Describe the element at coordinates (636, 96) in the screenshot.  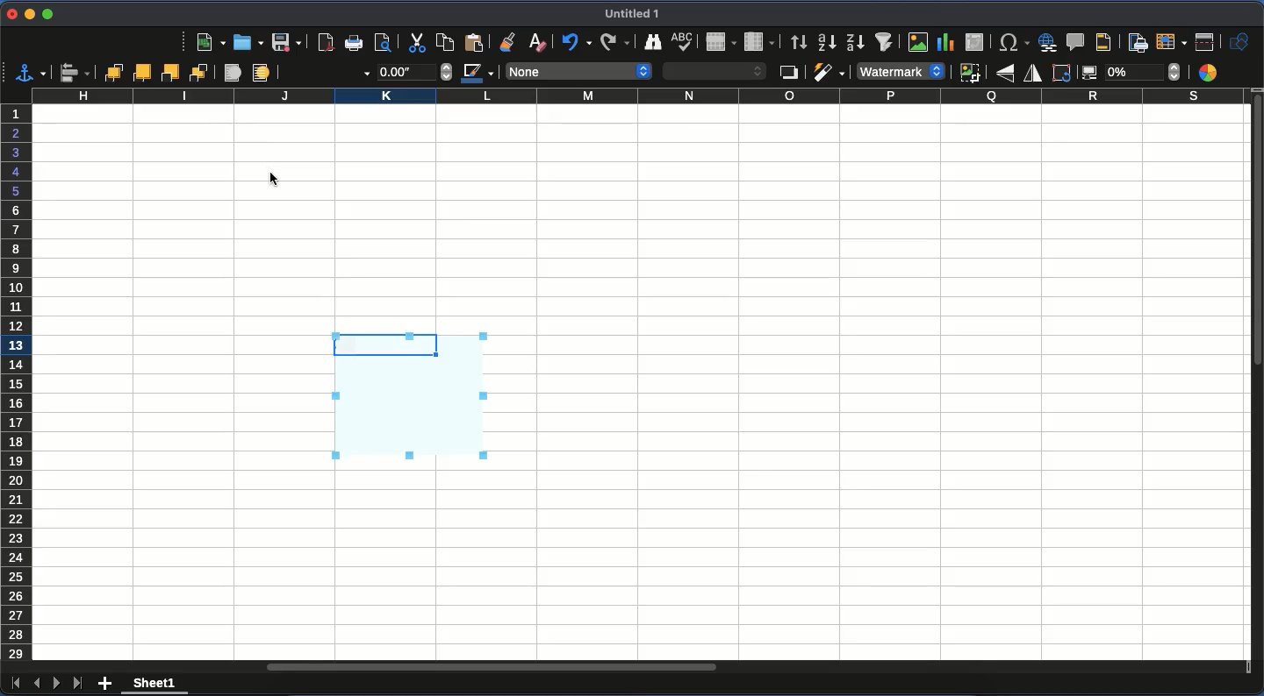
I see `column` at that location.